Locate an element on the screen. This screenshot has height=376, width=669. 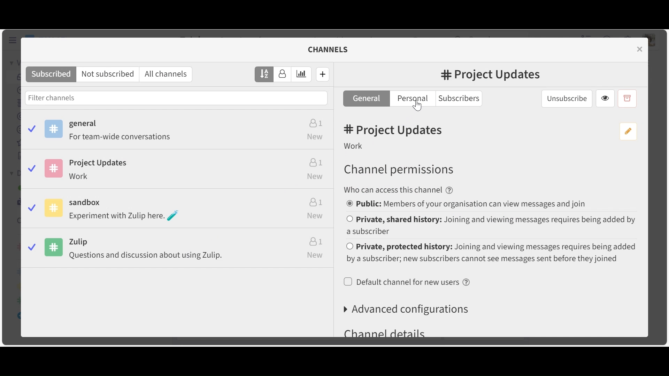
(un)select Public is located at coordinates (469, 205).